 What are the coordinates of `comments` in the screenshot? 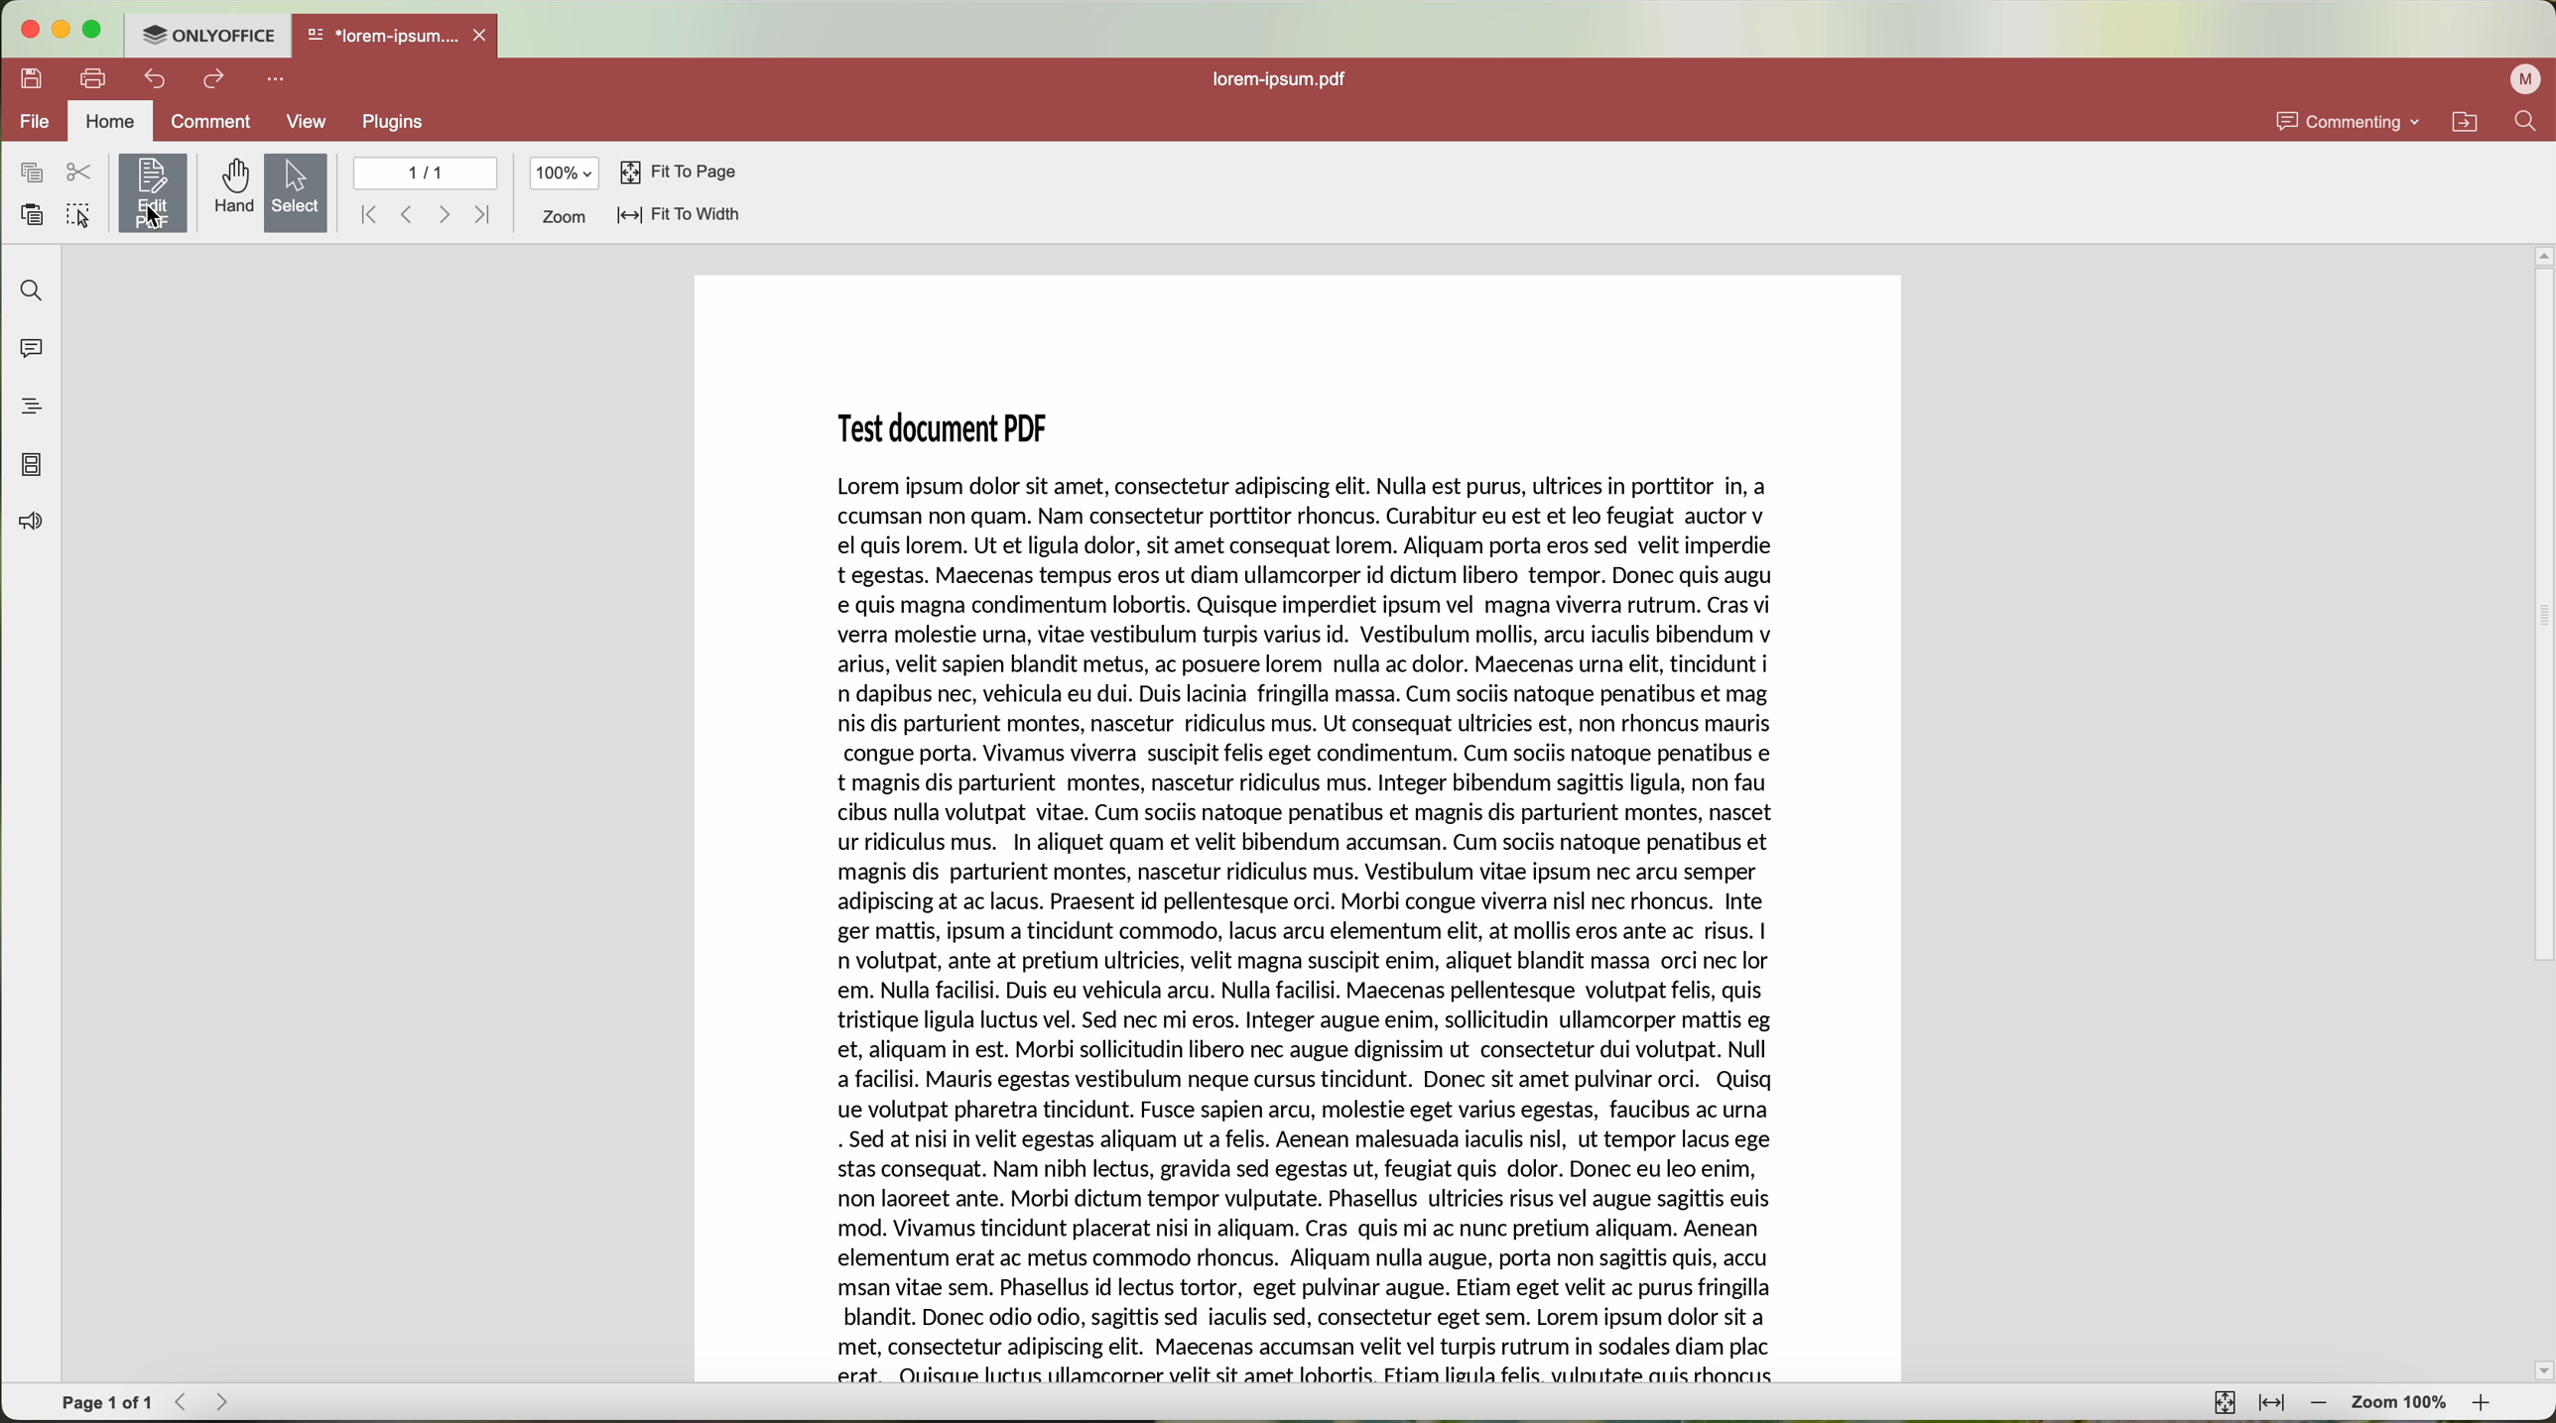 It's located at (32, 347).